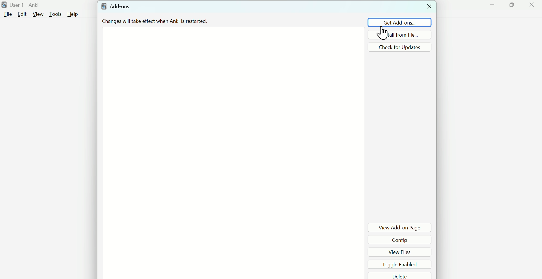 The height and width of the screenshot is (279, 542). What do you see at coordinates (383, 34) in the screenshot?
I see `Cursor` at bounding box center [383, 34].